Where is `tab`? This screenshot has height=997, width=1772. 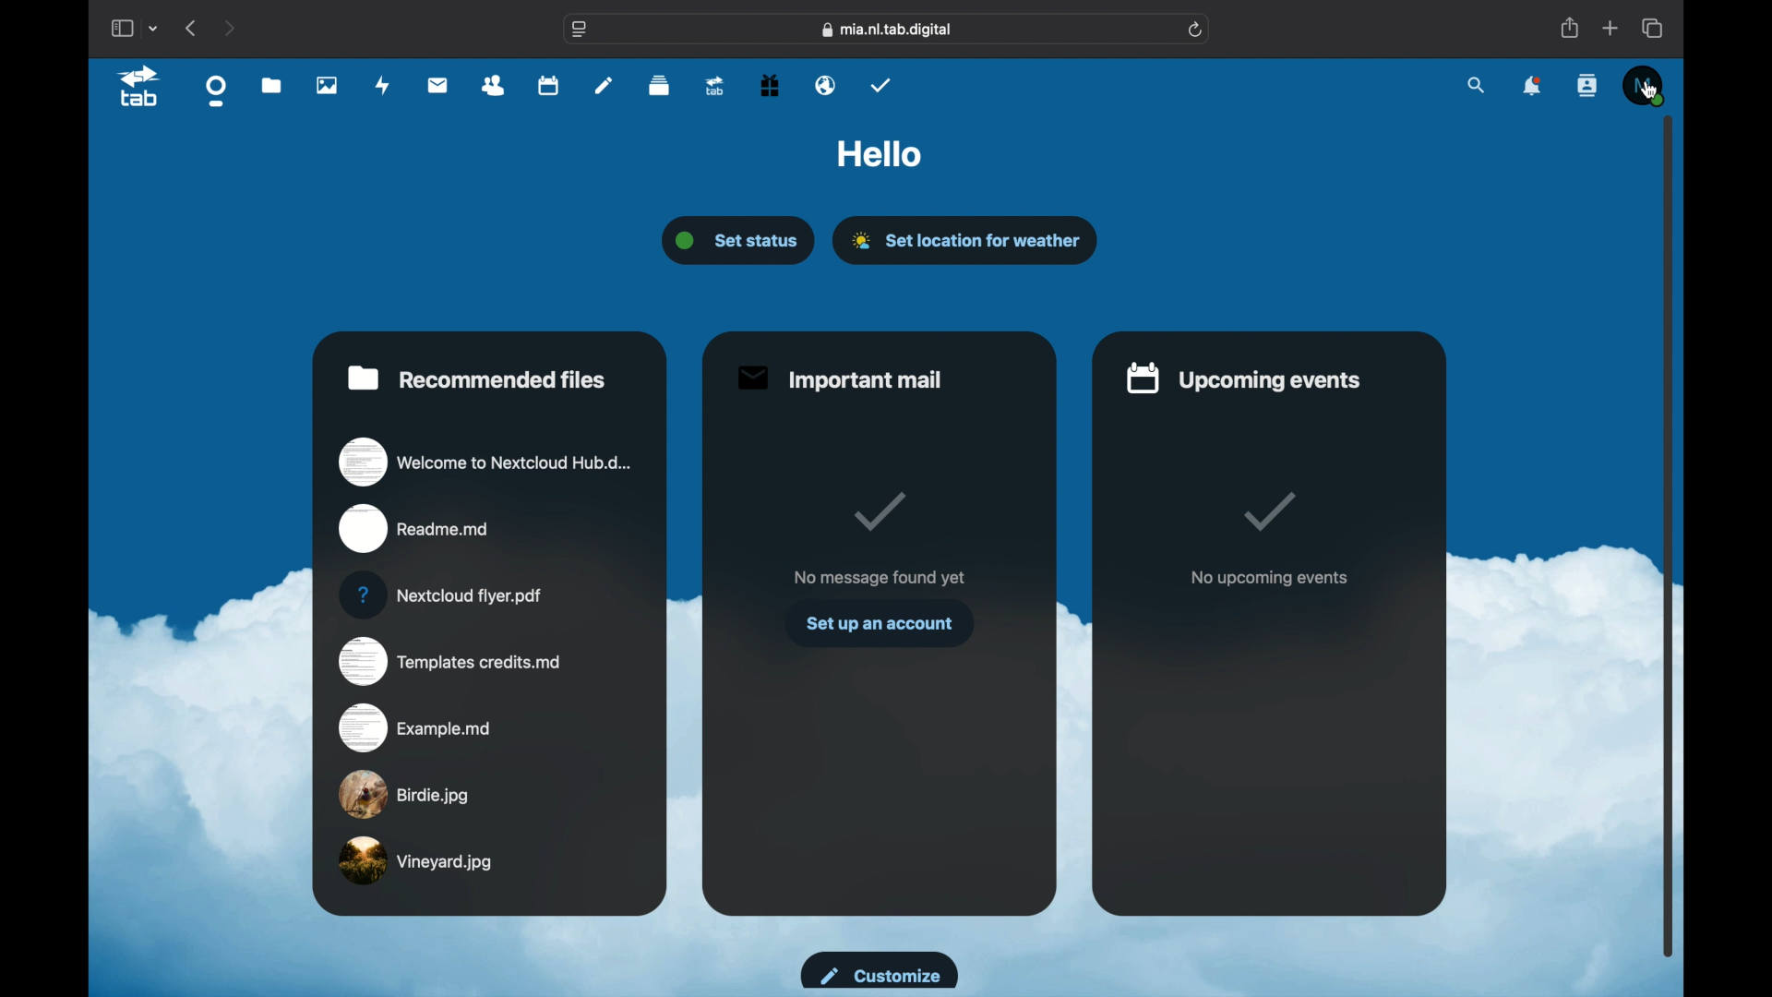
tab is located at coordinates (140, 87).